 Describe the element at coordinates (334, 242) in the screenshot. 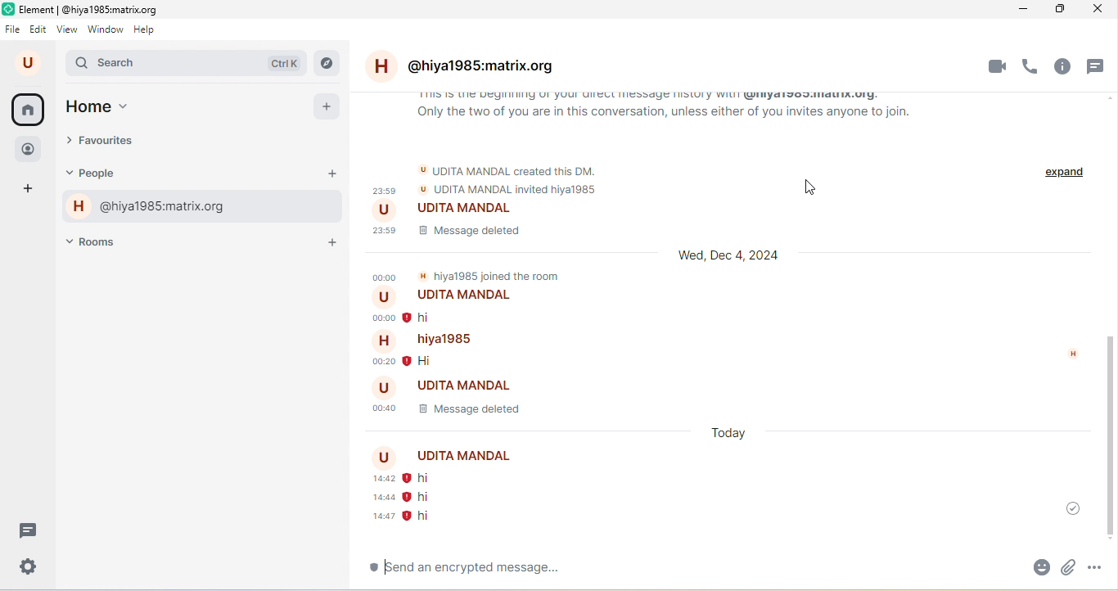

I see `add room` at that location.